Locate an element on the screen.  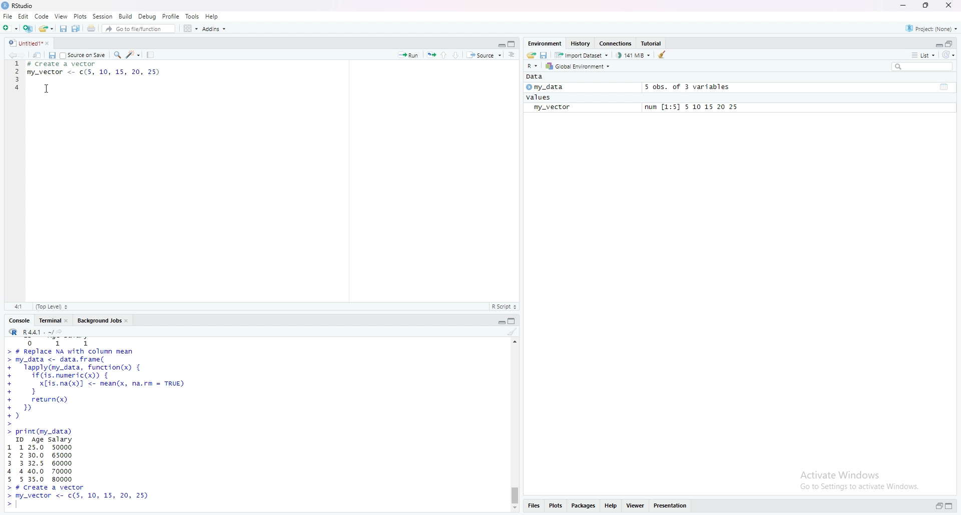
search is located at coordinates (920, 67).